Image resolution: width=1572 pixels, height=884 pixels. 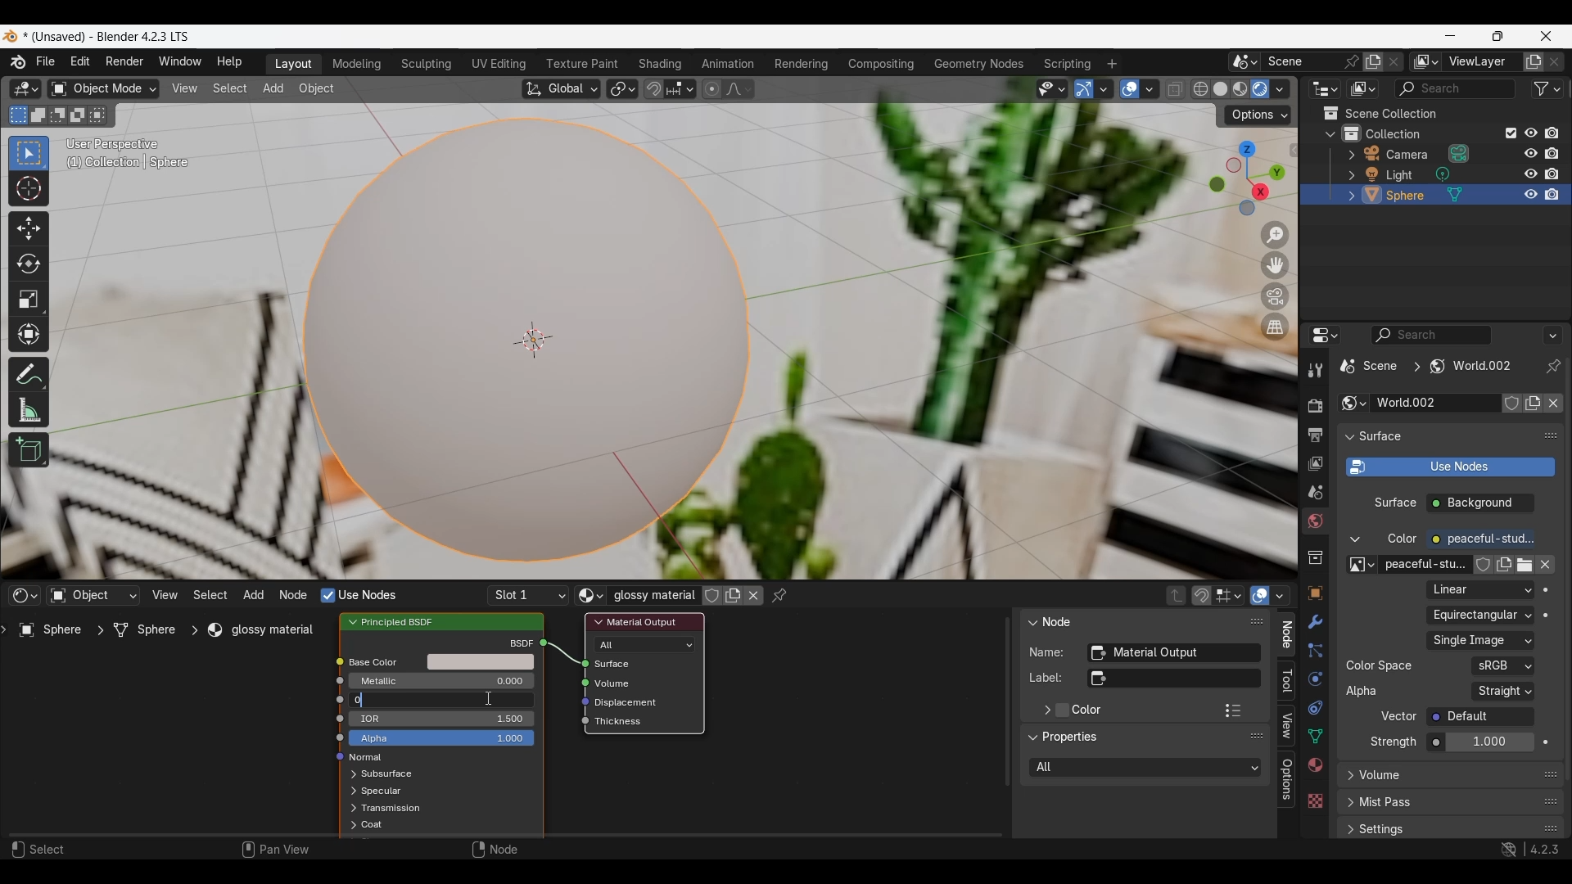 I want to click on Shading workspace, so click(x=660, y=65).